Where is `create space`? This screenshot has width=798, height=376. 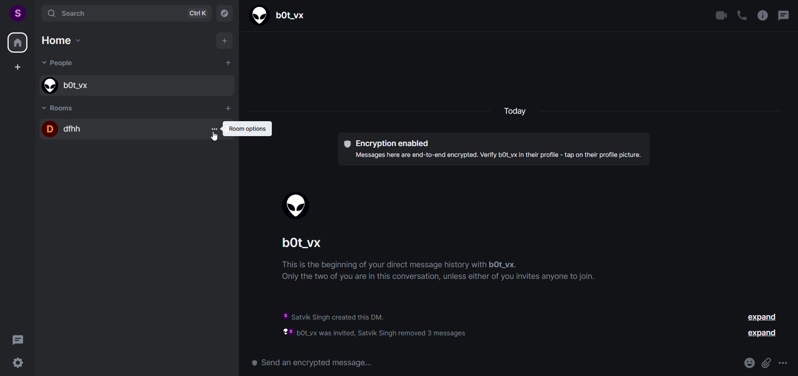 create space is located at coordinates (17, 68).